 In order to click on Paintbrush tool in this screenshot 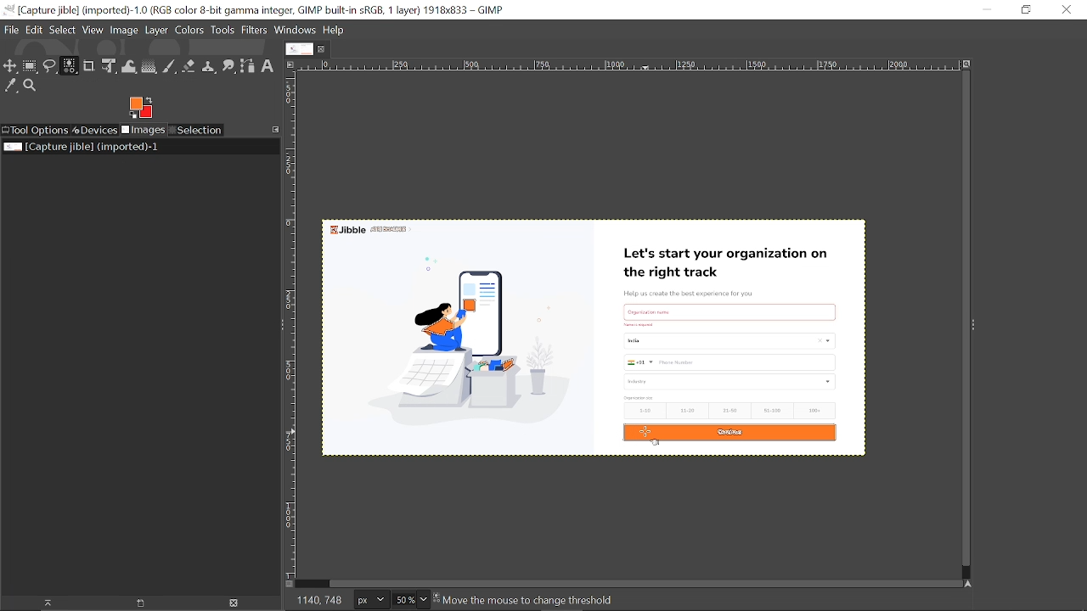, I will do `click(170, 67)`.